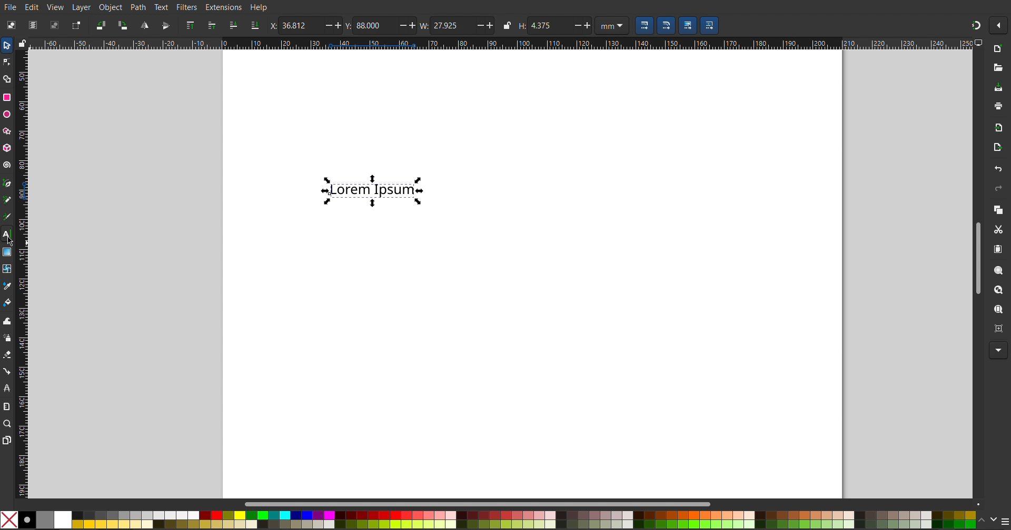 Image resolution: width=1011 pixels, height=530 pixels. I want to click on Open Export, so click(997, 149).